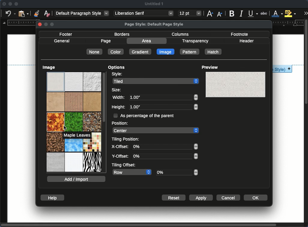 The image size is (308, 227). What do you see at coordinates (253, 13) in the screenshot?
I see `underline` at bounding box center [253, 13].